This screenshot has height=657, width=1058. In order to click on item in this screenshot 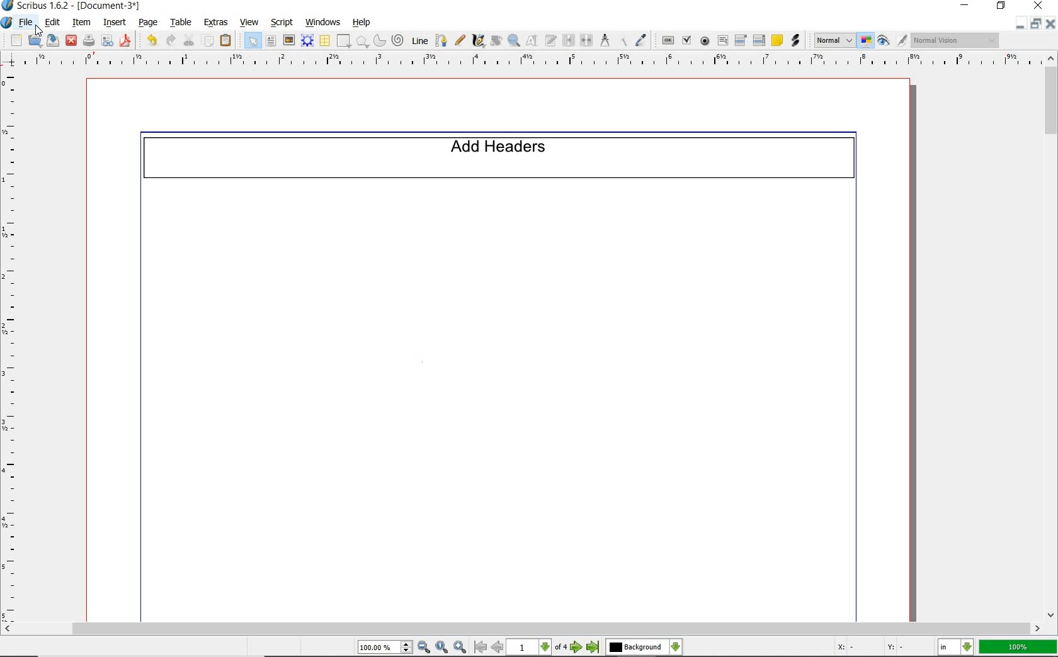, I will do `click(81, 23)`.